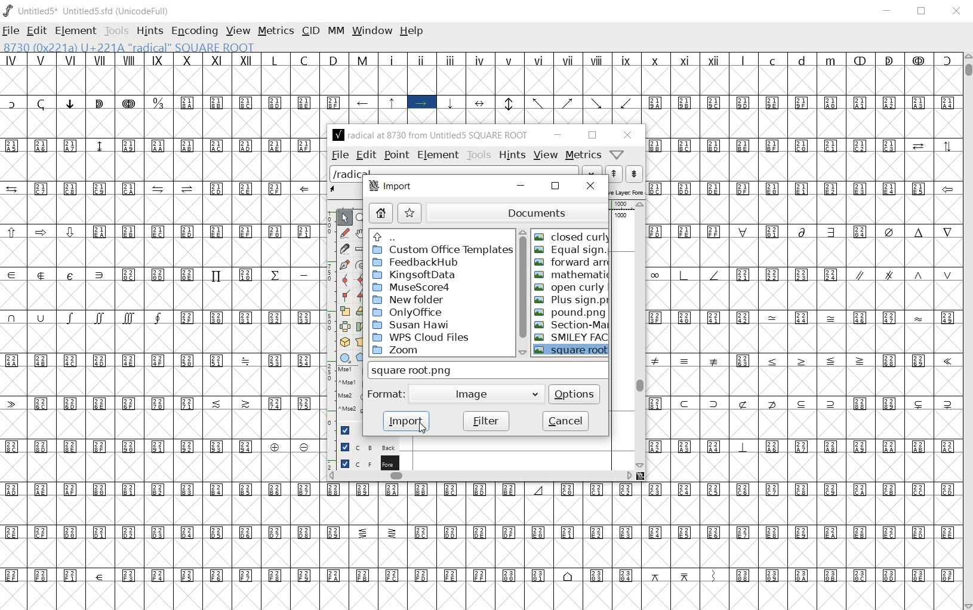 The image size is (973, 610). Describe the element at coordinates (887, 11) in the screenshot. I see `MINIMIZE` at that location.